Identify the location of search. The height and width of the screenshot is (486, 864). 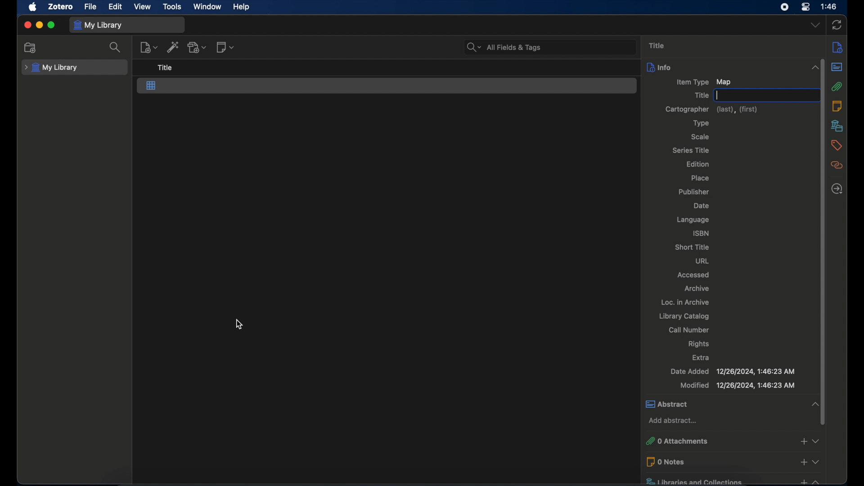
(116, 47).